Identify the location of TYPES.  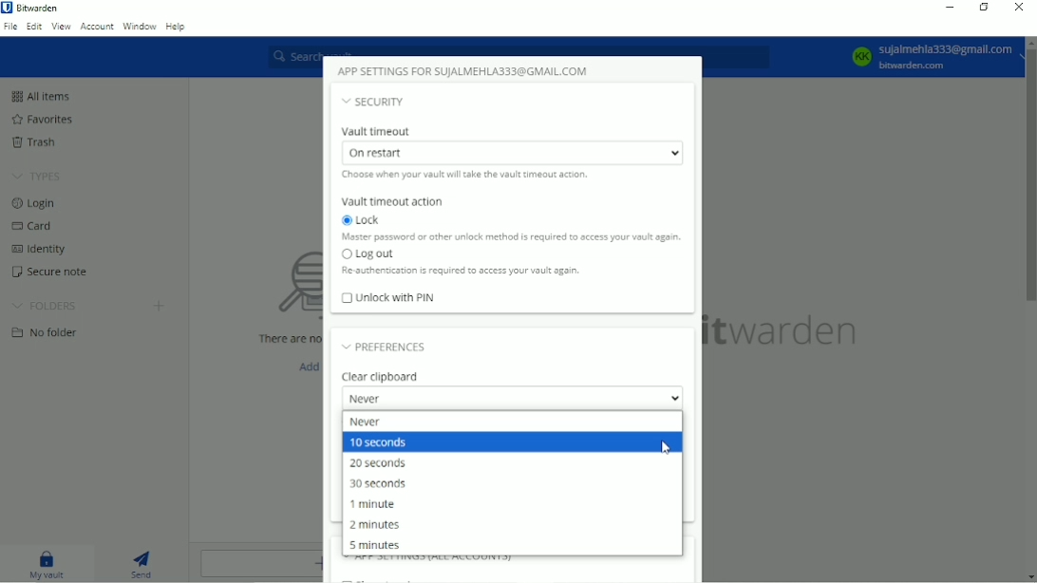
(45, 178).